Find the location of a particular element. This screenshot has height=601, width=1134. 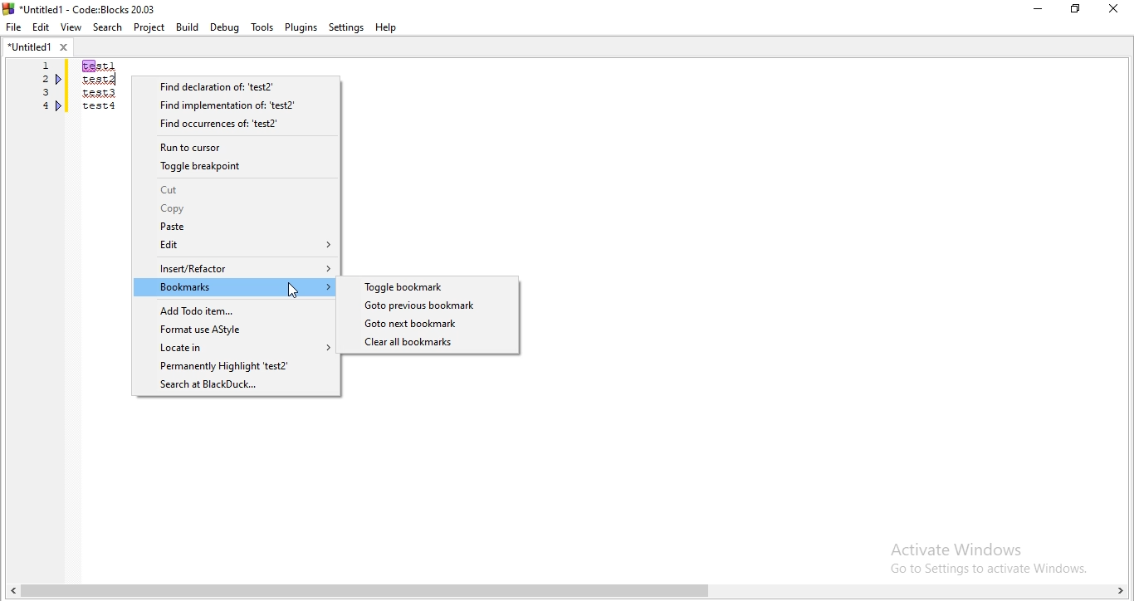

Cursor on Bookmark is located at coordinates (292, 290).